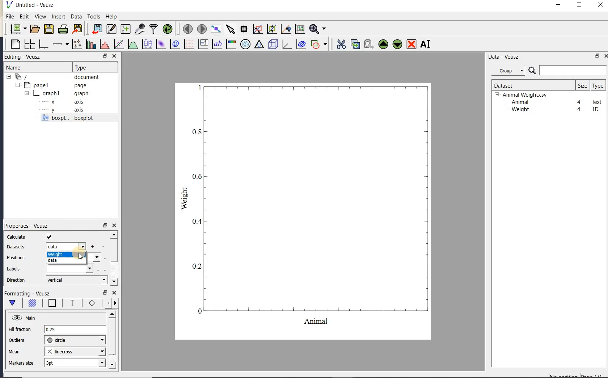  I want to click on graph1, so click(53, 93).